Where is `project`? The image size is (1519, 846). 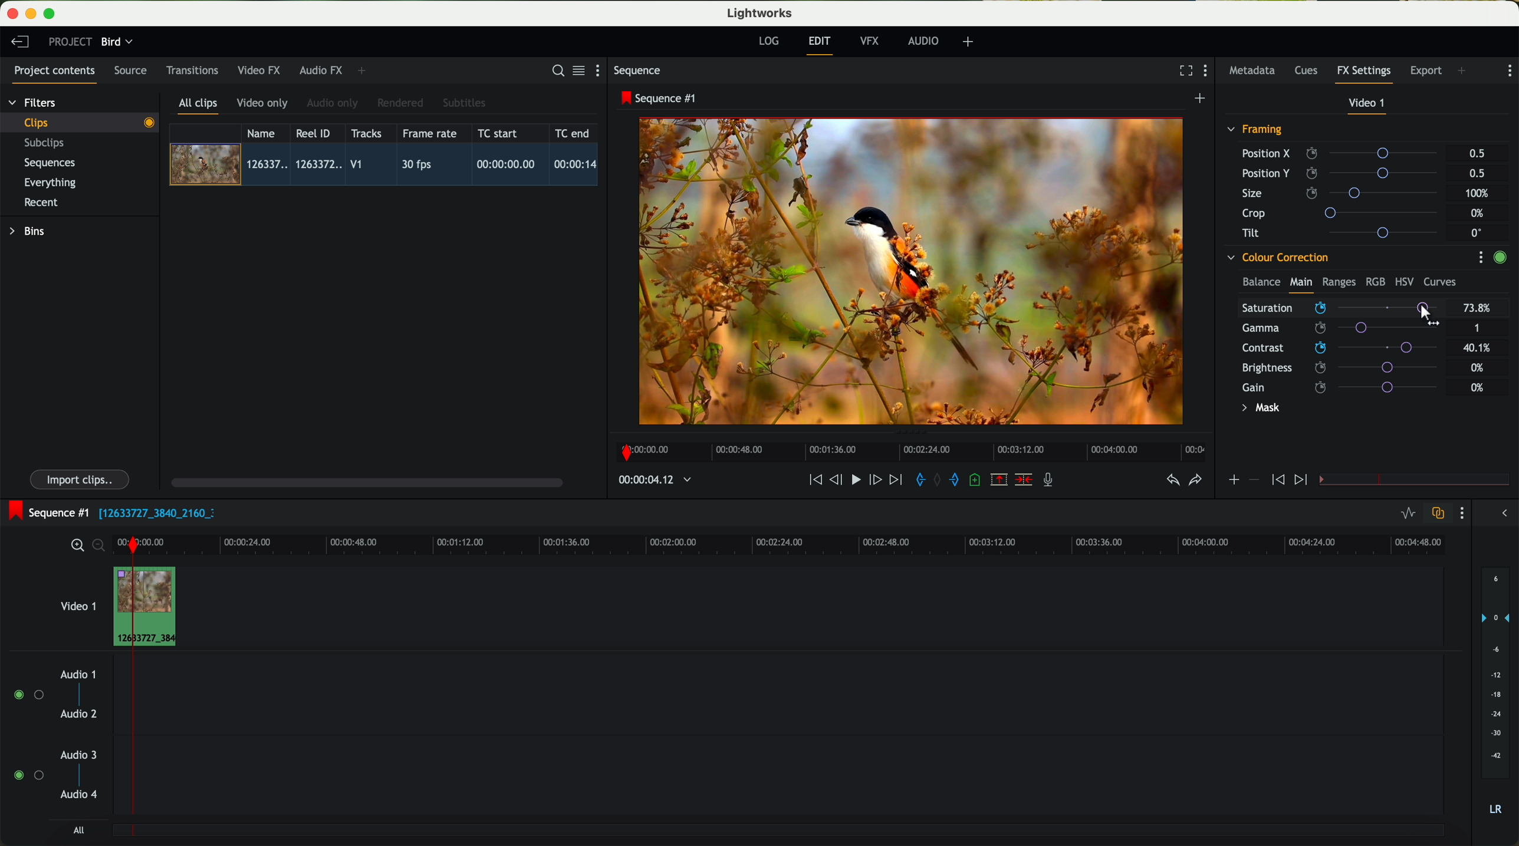 project is located at coordinates (70, 41).